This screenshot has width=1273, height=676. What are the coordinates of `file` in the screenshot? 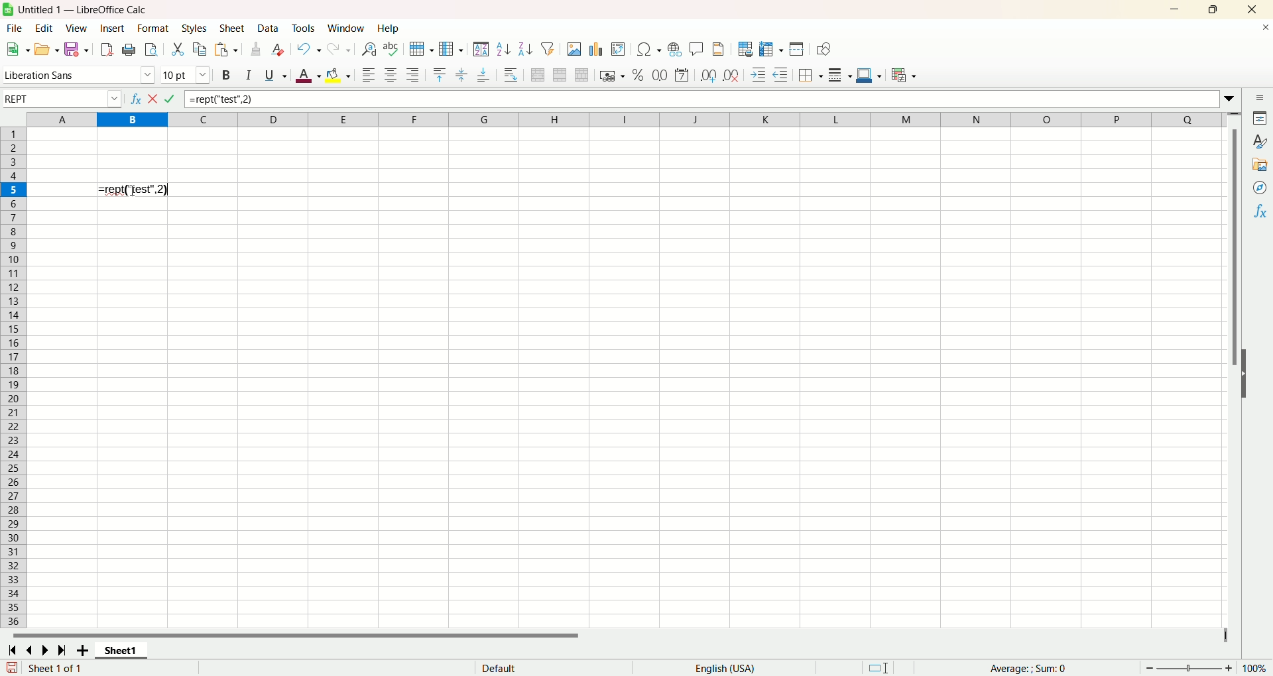 It's located at (15, 28).